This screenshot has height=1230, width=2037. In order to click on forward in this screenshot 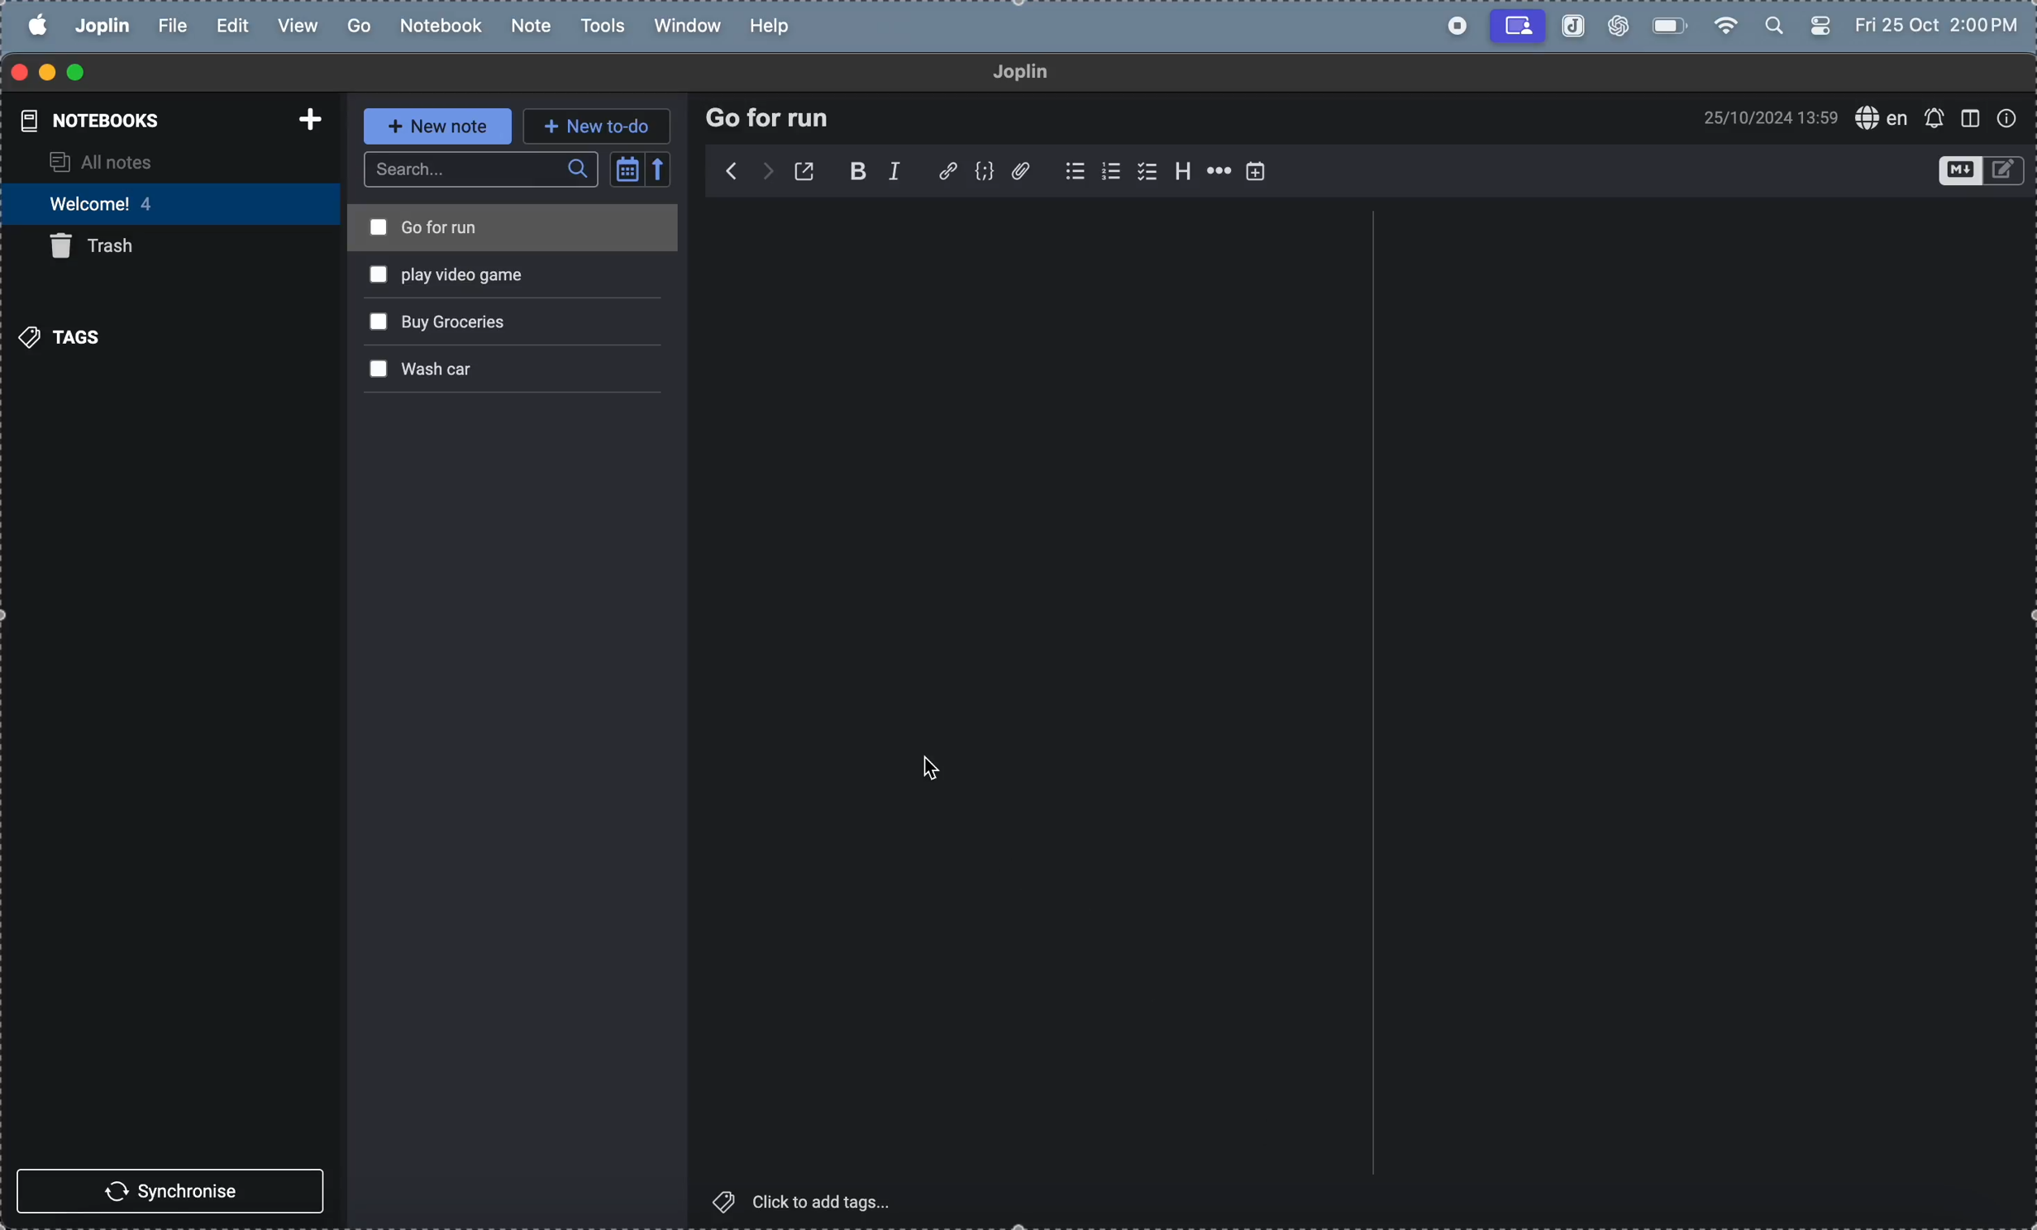, I will do `click(768, 170)`.